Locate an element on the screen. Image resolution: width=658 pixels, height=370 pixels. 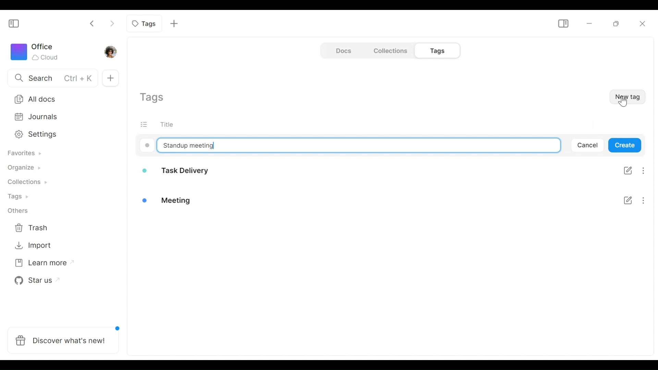
cursor is located at coordinates (623, 104).